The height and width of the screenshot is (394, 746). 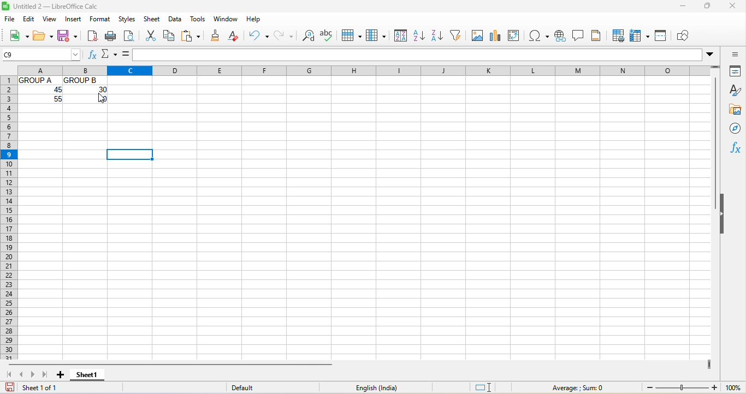 What do you see at coordinates (600, 35) in the screenshot?
I see `header and footers` at bounding box center [600, 35].